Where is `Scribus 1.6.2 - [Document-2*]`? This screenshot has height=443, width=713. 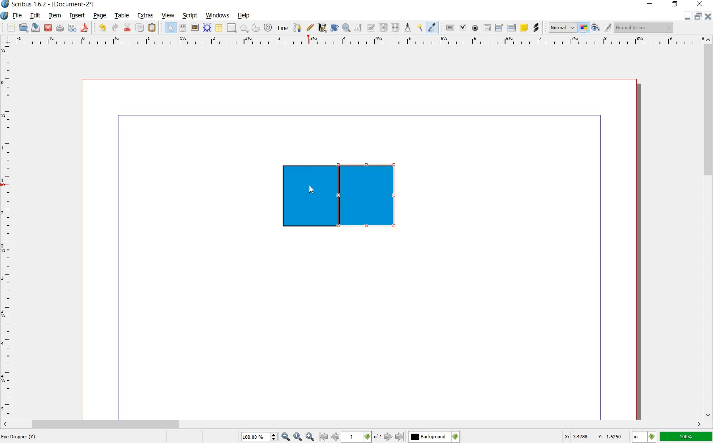 Scribus 1.6.2 - [Document-2*] is located at coordinates (49, 4).